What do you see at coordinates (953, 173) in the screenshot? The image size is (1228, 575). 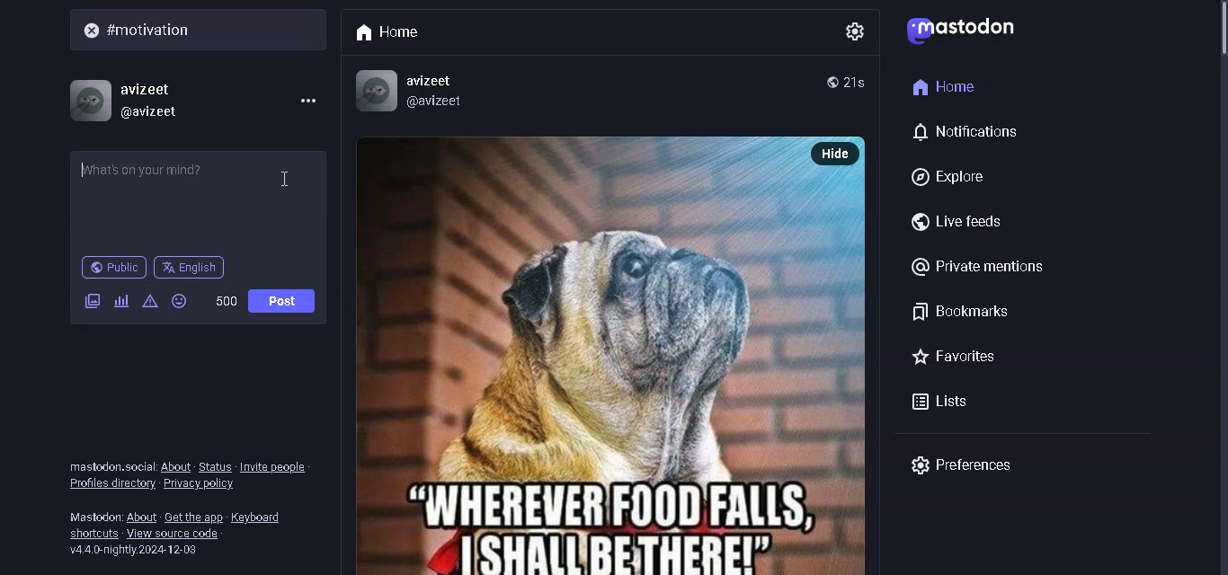 I see `explore` at bounding box center [953, 173].